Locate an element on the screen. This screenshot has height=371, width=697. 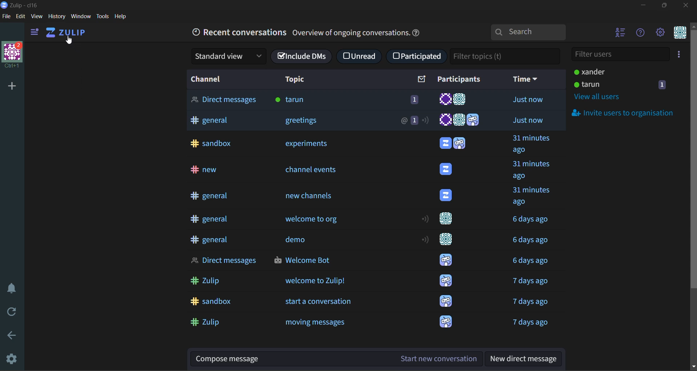
personal menu is located at coordinates (680, 33).